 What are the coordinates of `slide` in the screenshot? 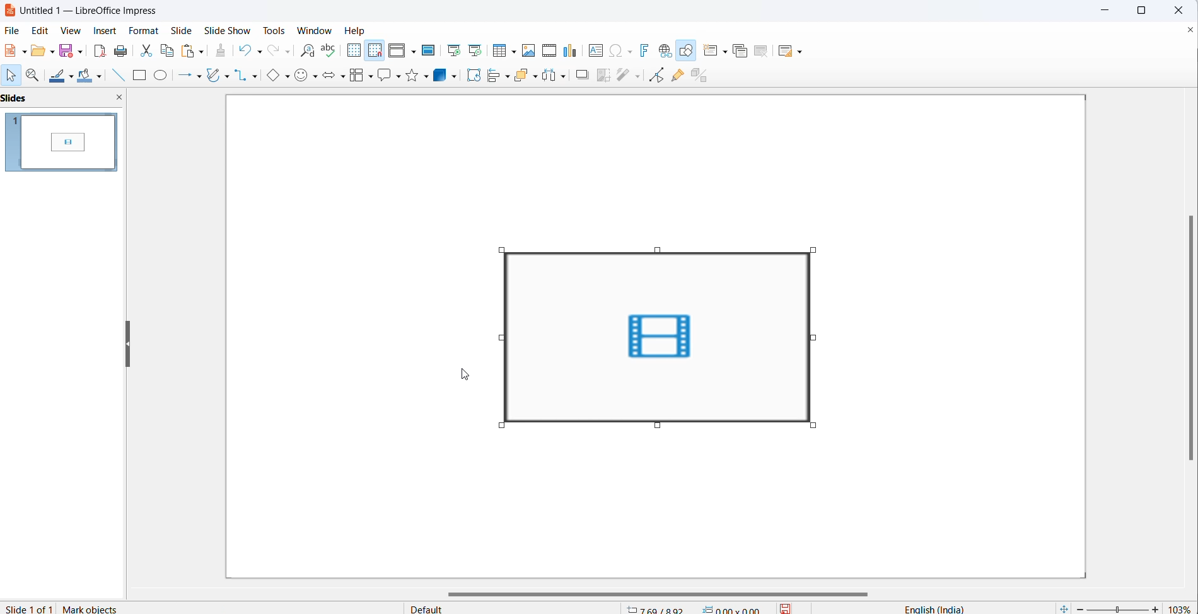 It's located at (185, 31).